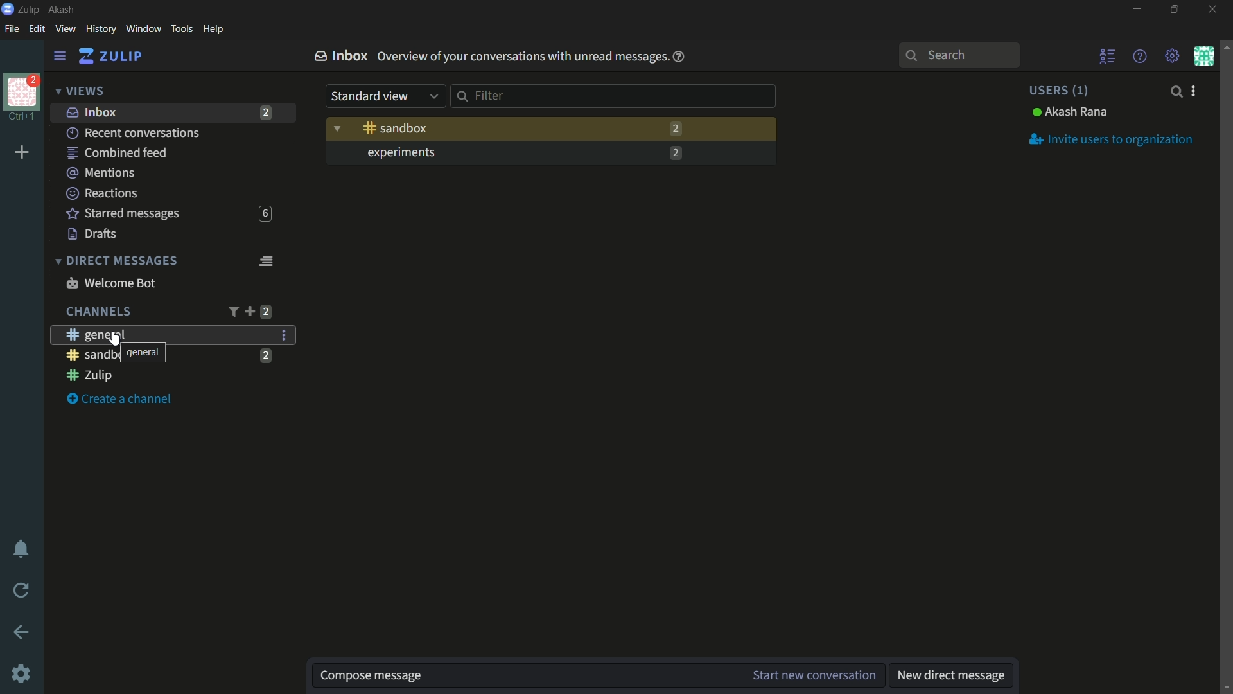  I want to click on personal menu, so click(1203, 56).